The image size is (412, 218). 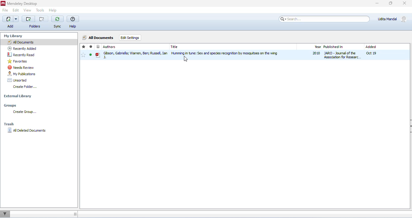 What do you see at coordinates (371, 47) in the screenshot?
I see `added` at bounding box center [371, 47].